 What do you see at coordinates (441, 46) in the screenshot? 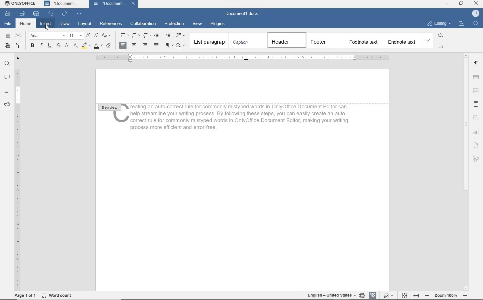
I see `SELECT ALL` at bounding box center [441, 46].